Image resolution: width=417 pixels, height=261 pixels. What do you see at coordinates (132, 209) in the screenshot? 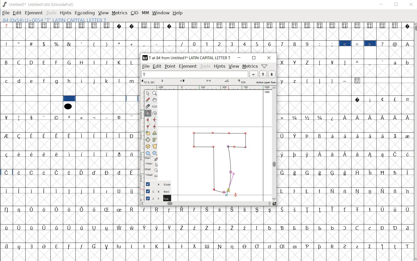
I see `Symbol` at bounding box center [132, 209].